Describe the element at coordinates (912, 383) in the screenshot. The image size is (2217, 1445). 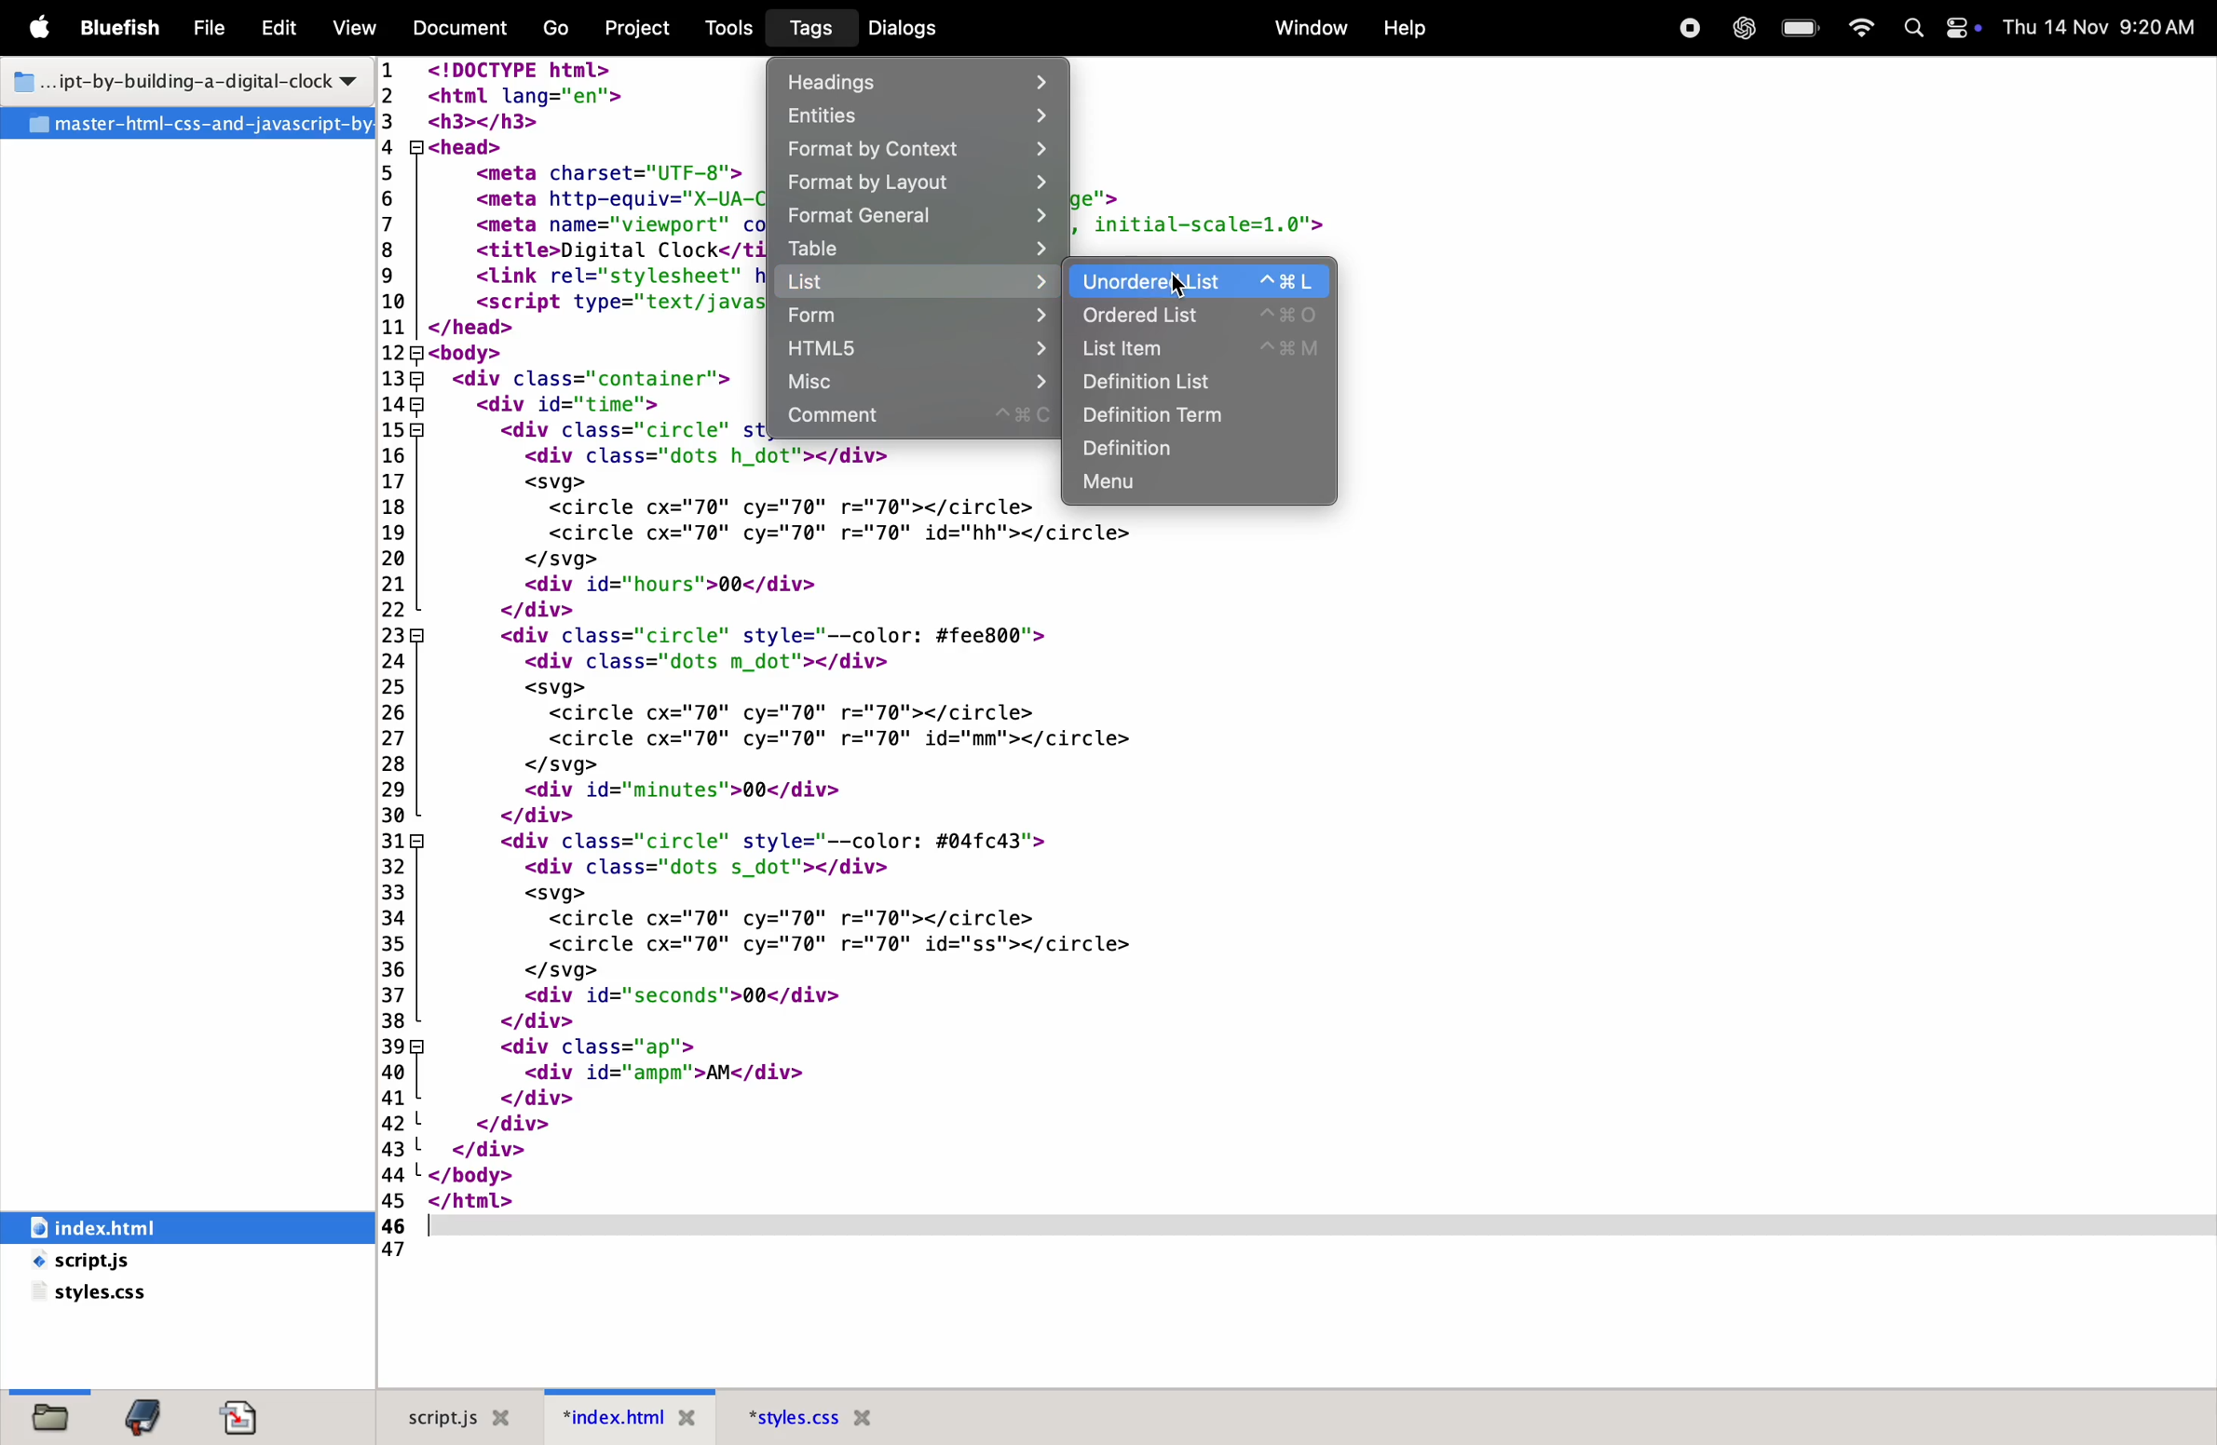
I see `Misc` at that location.